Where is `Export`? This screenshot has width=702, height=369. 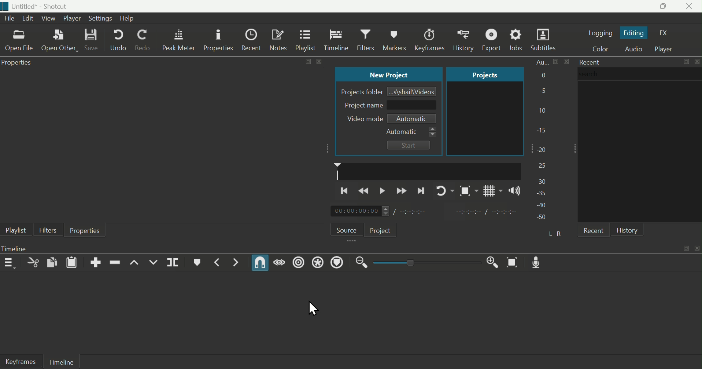
Export is located at coordinates (493, 40).